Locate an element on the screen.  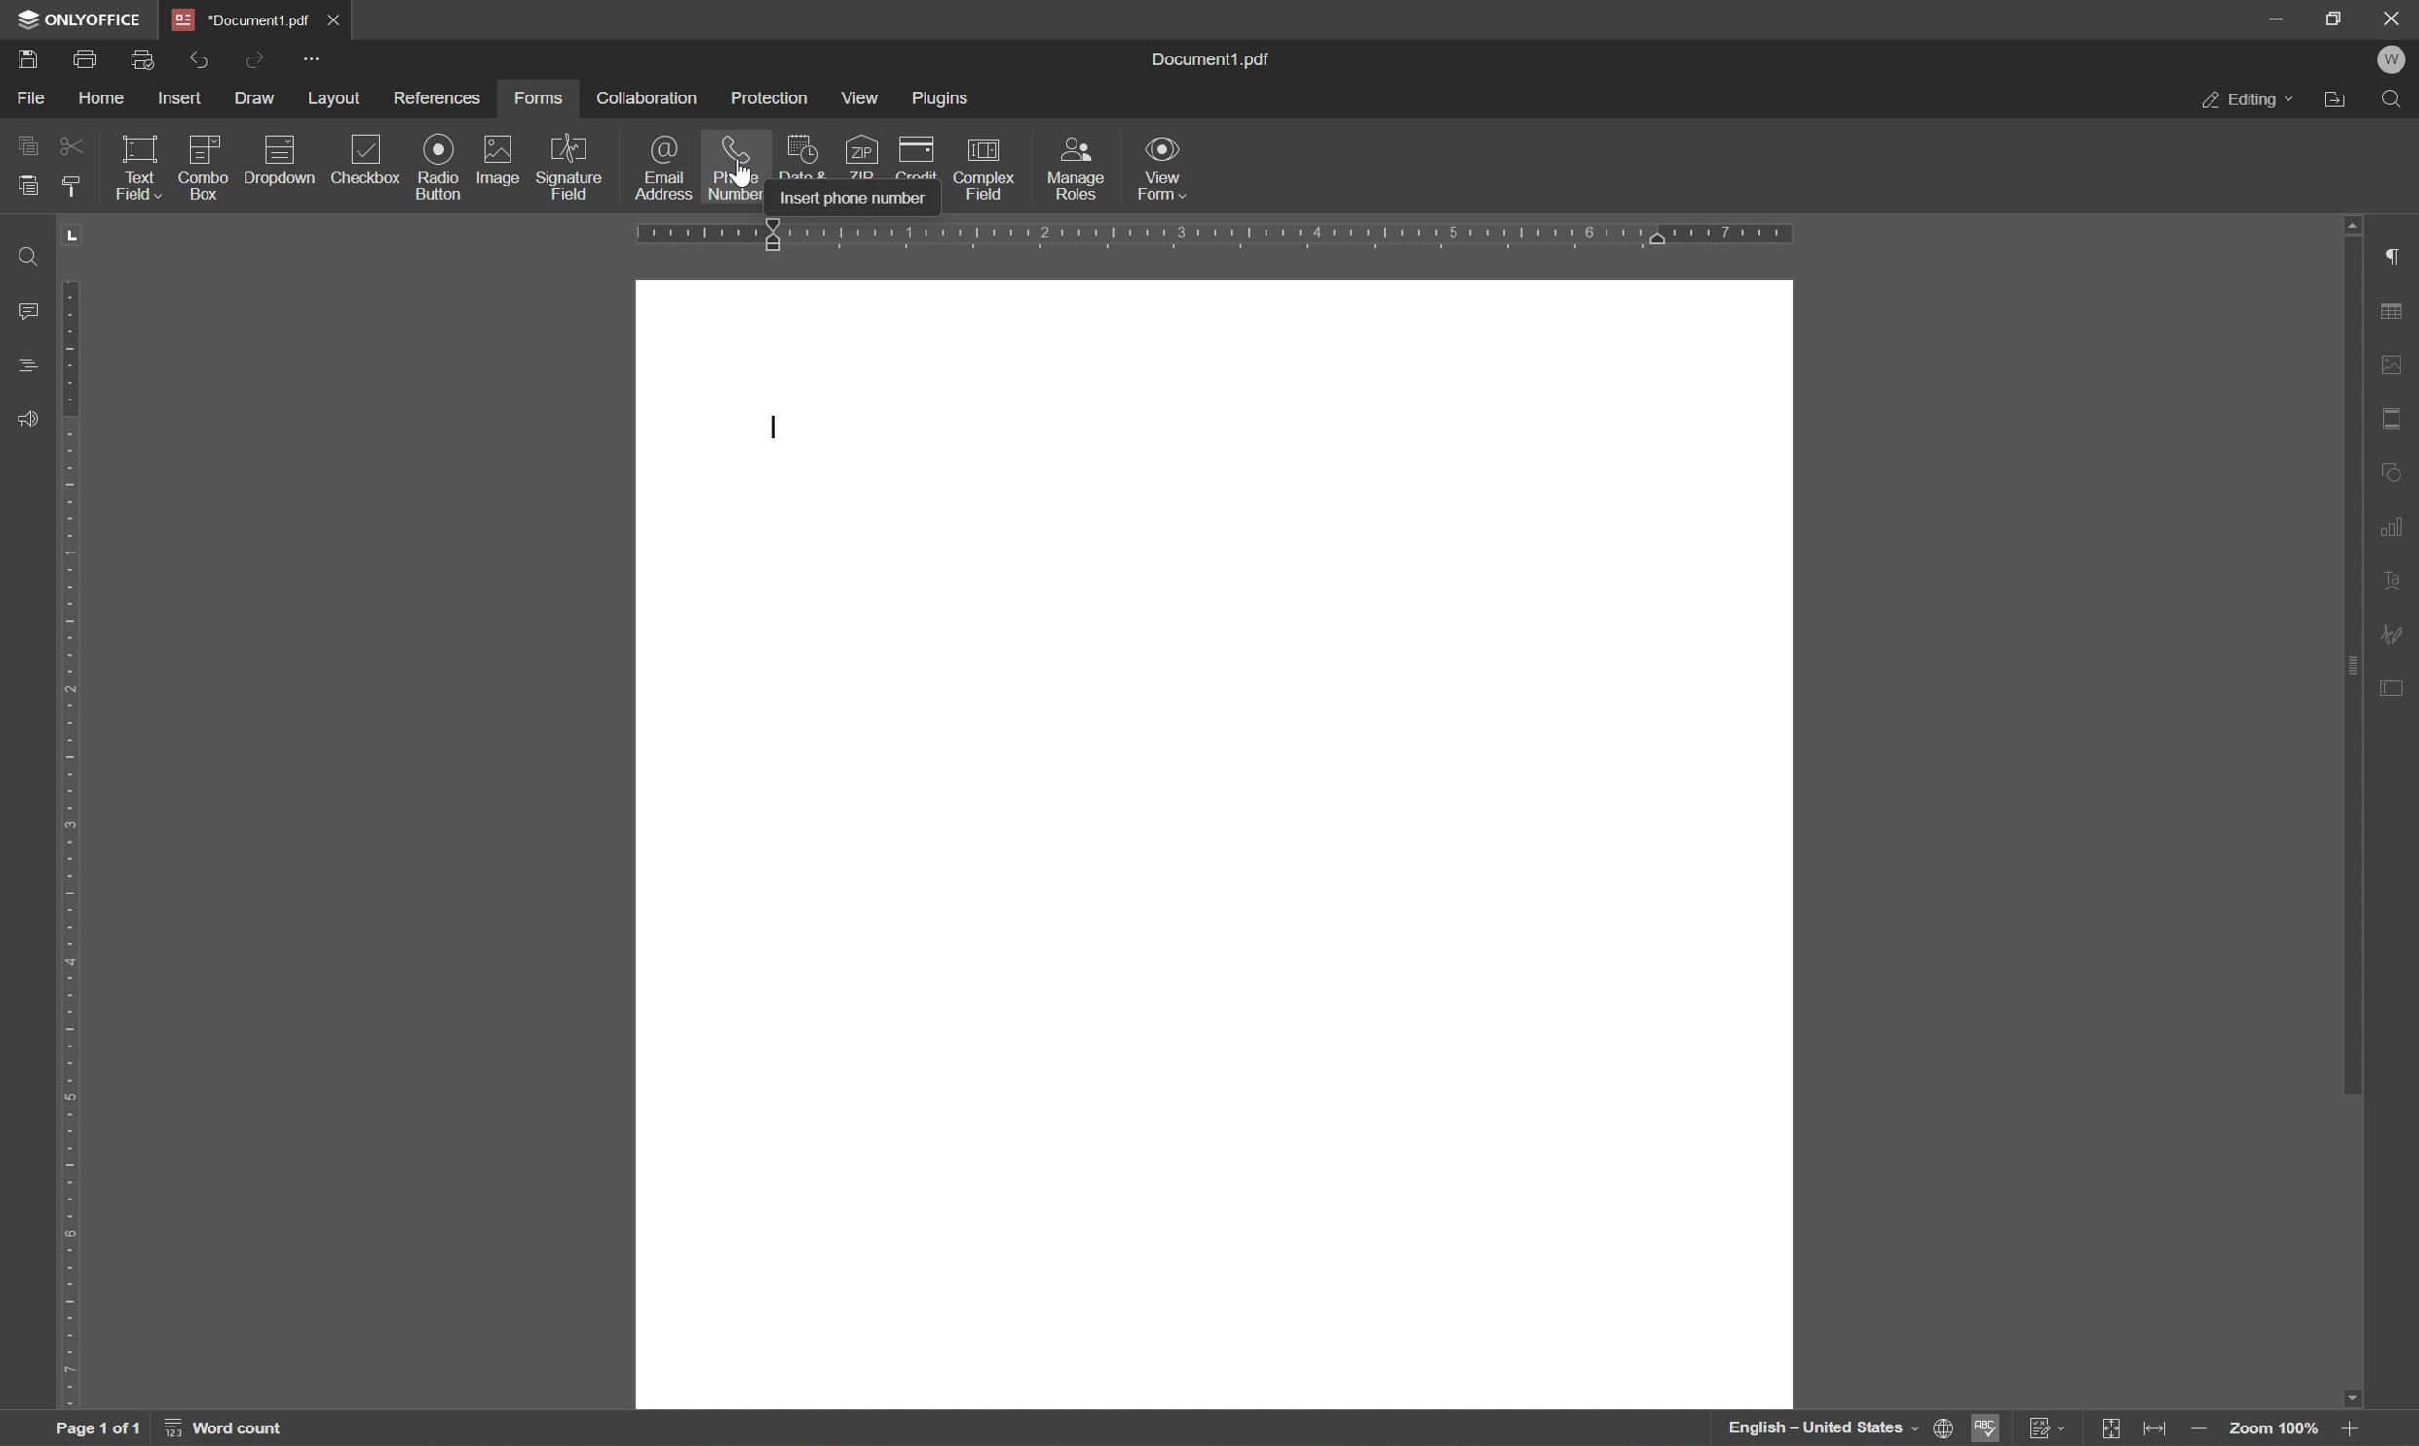
layout is located at coordinates (337, 98).